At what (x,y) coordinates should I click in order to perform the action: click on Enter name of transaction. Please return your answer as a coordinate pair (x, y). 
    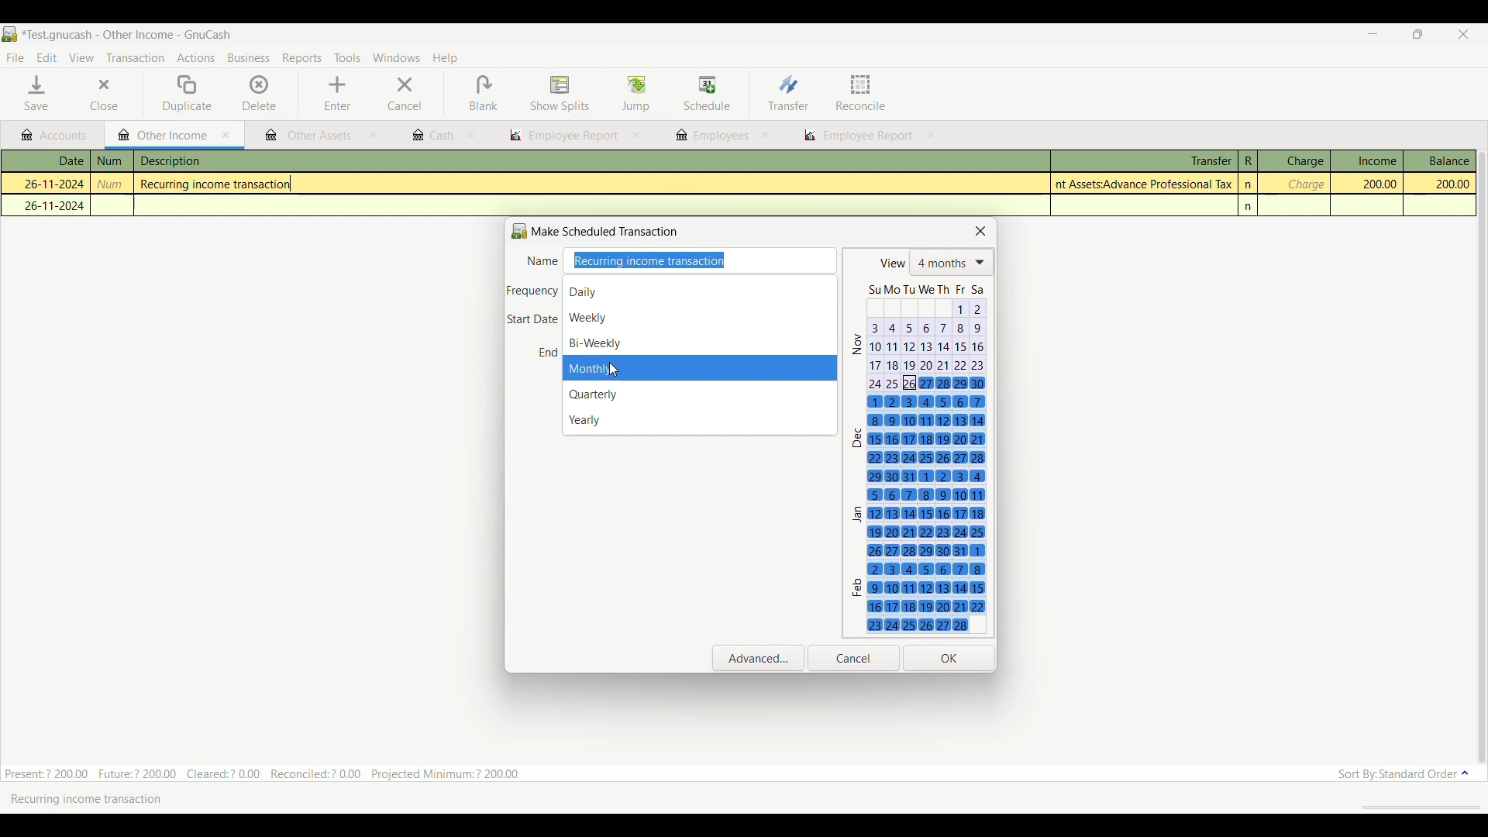
    Looking at the image, I should click on (700, 261).